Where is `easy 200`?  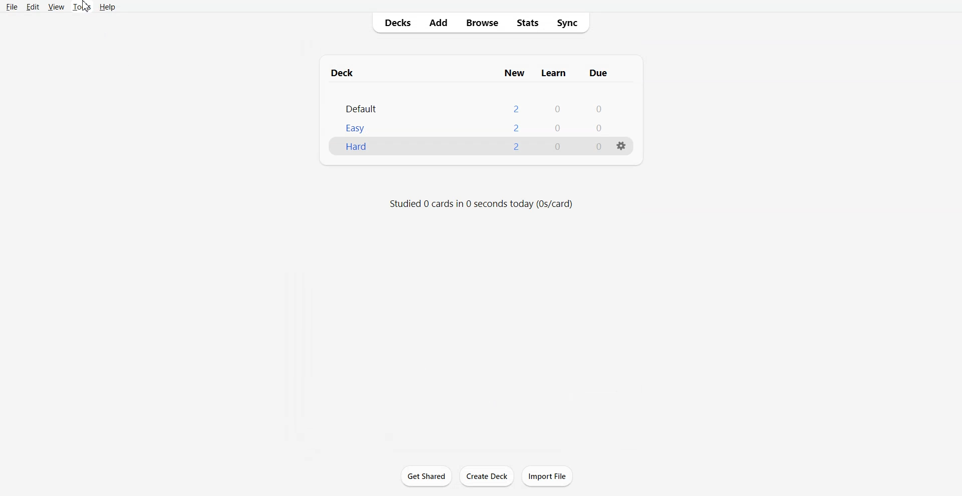
easy 200 is located at coordinates (467, 128).